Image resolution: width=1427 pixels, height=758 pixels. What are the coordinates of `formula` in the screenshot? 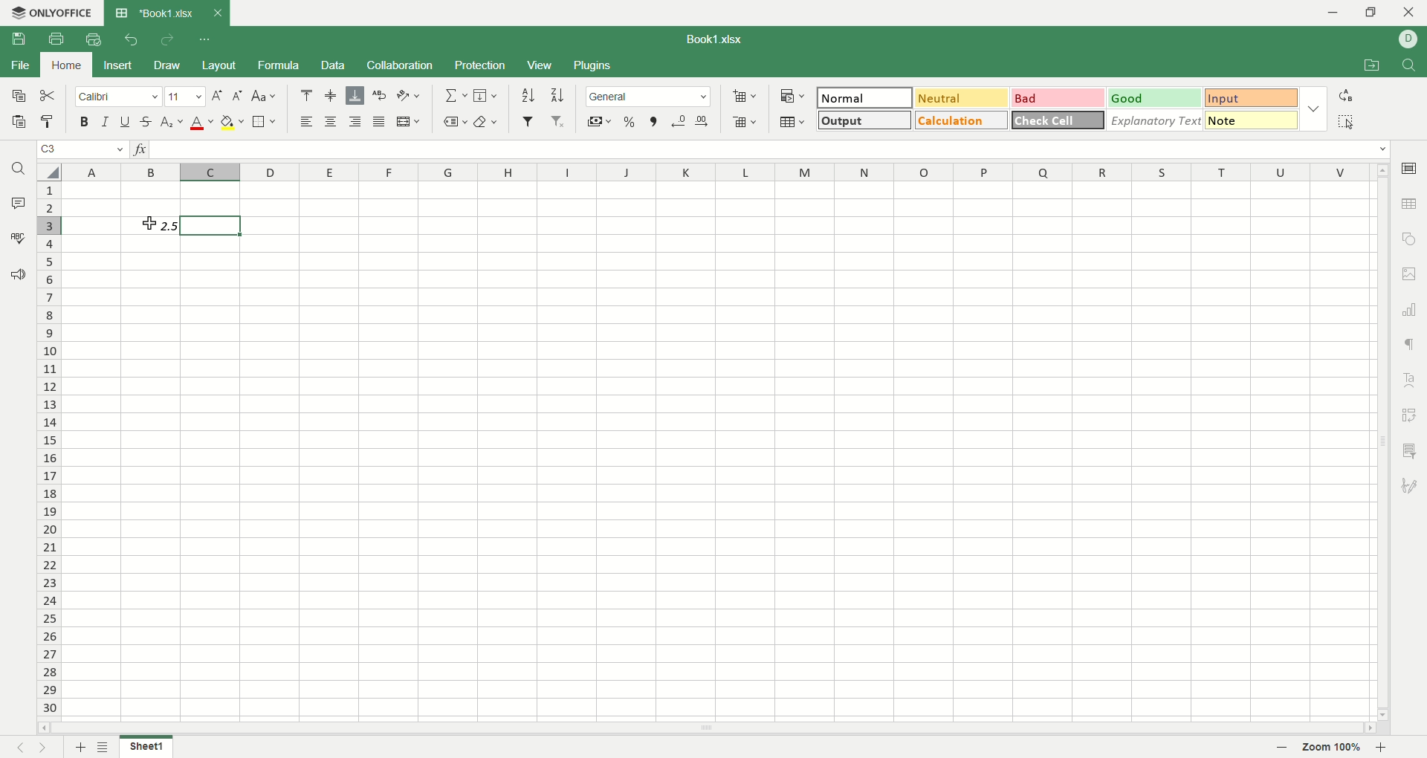 It's located at (280, 65).